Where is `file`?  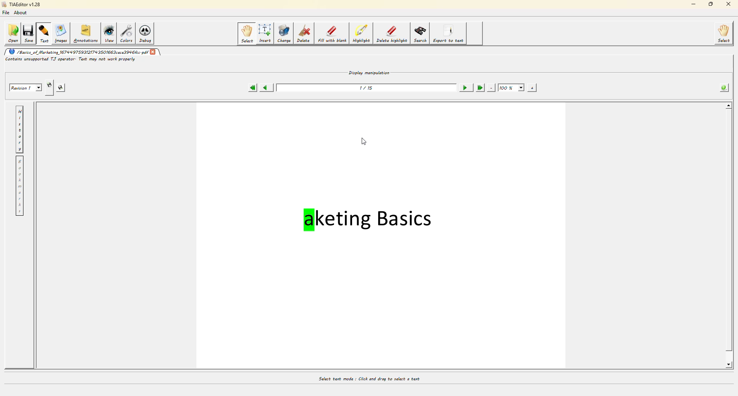
file is located at coordinates (6, 13).